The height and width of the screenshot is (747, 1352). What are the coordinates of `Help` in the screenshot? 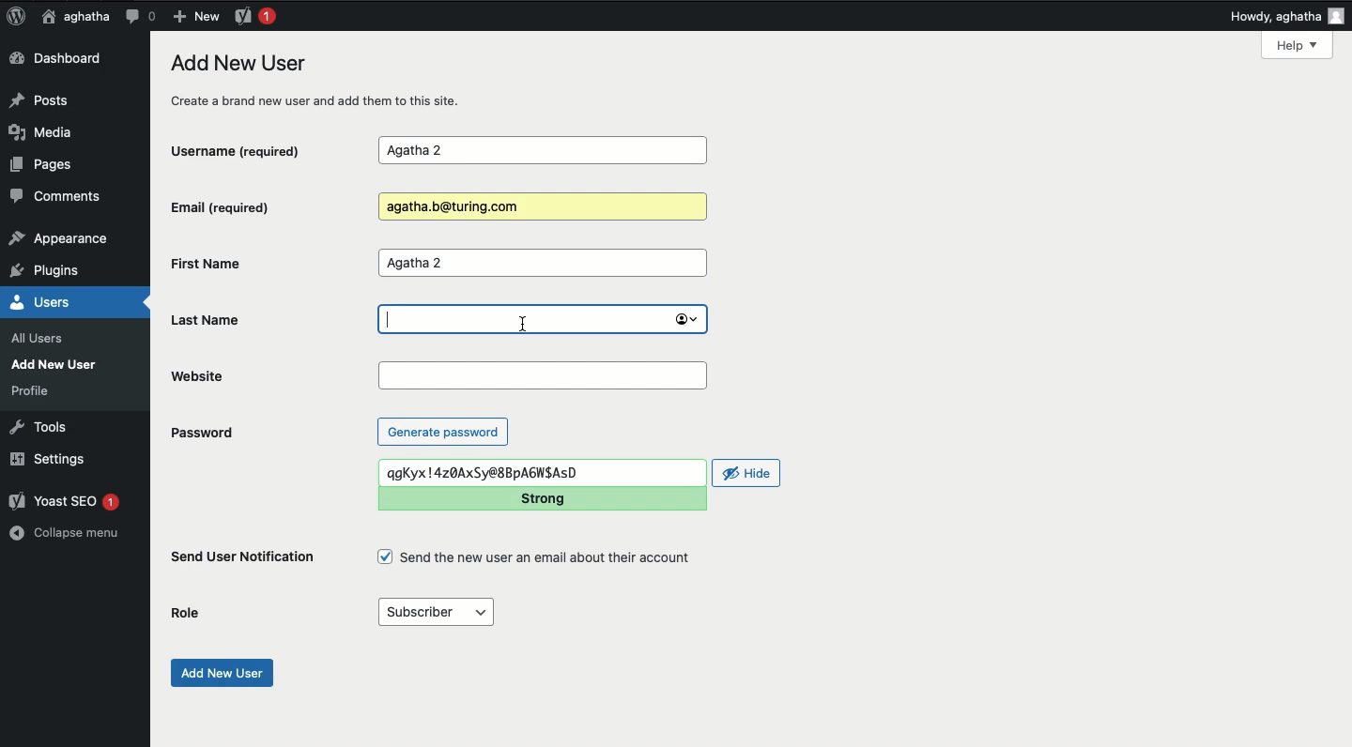 It's located at (1297, 45).